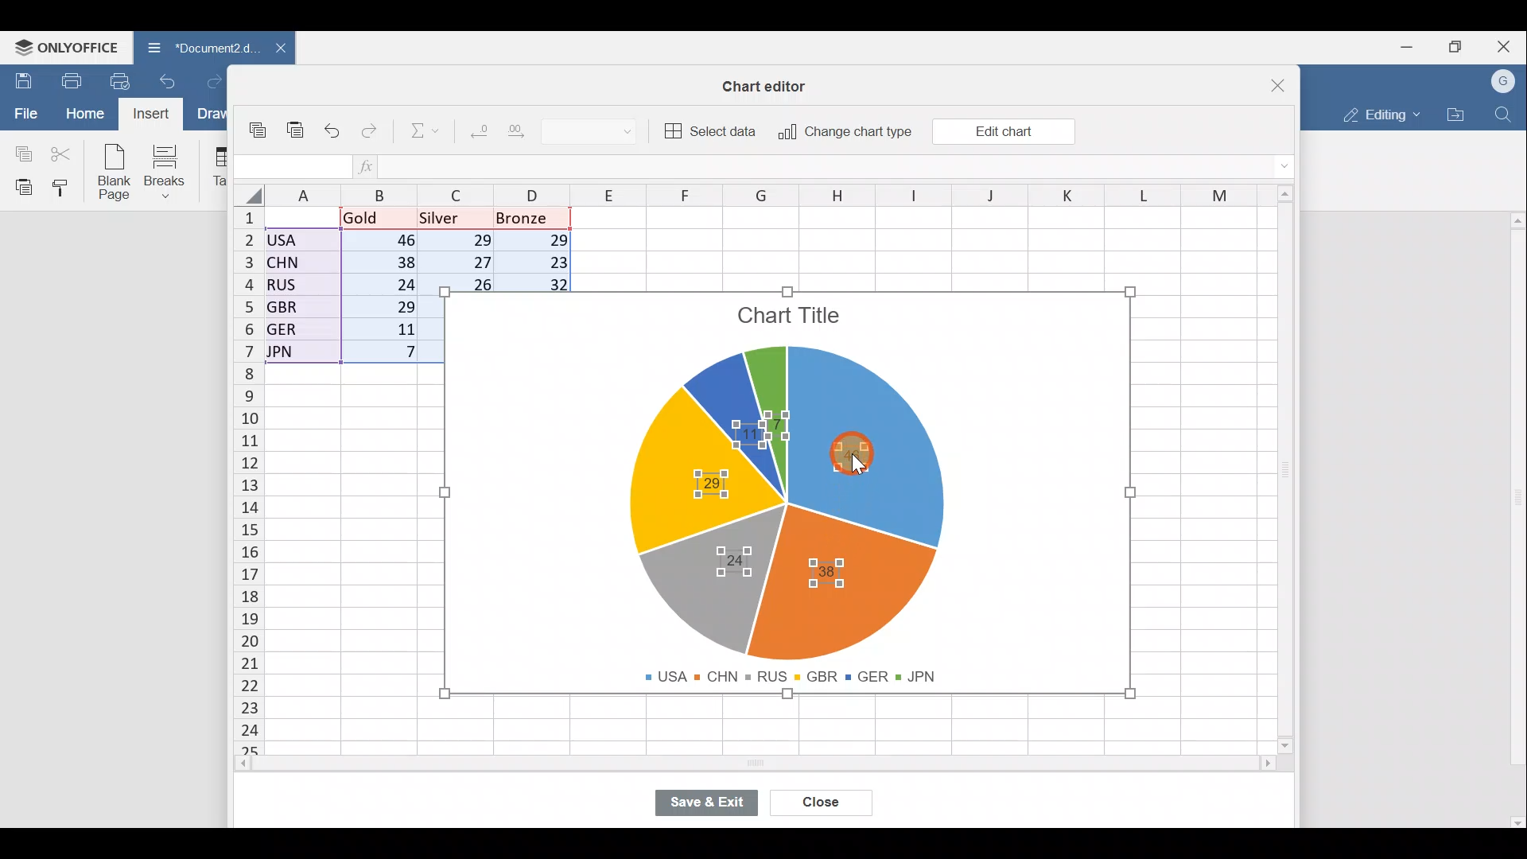 The height and width of the screenshot is (859, 1527). Describe the element at coordinates (262, 132) in the screenshot. I see `Copy` at that location.